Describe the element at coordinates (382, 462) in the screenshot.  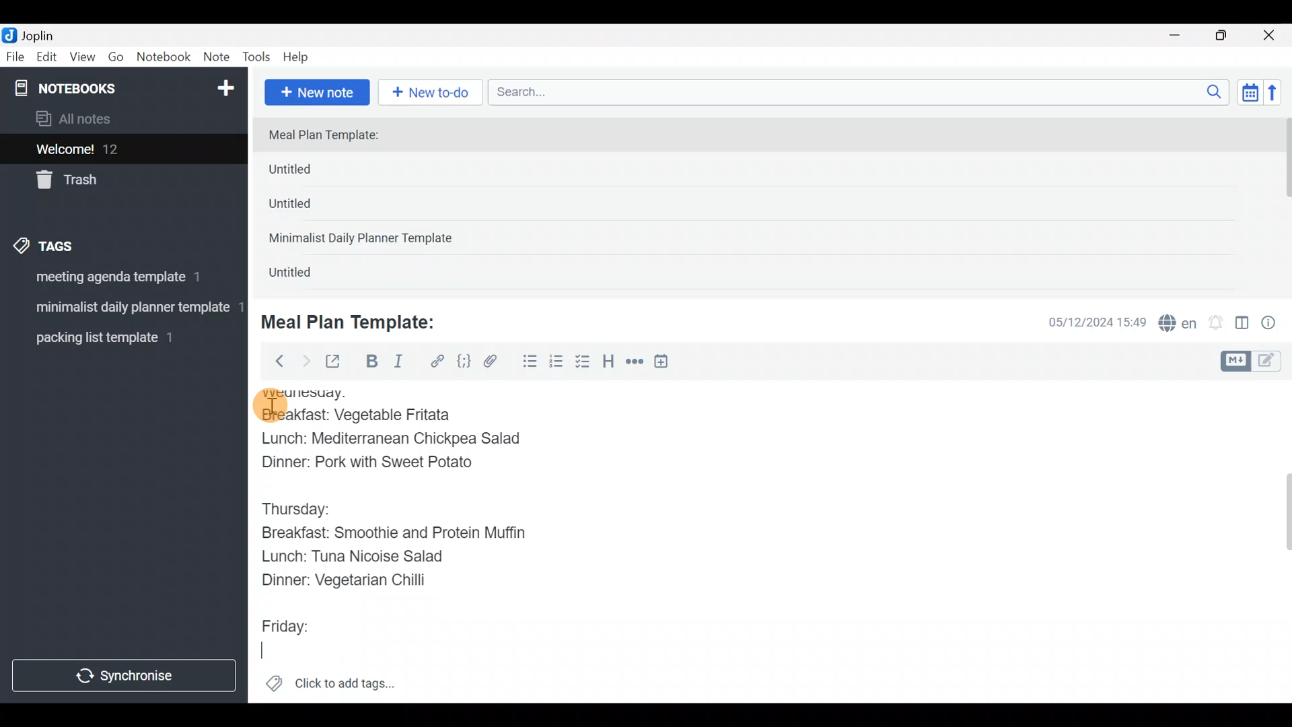
I see `Dinner: Pork with Sweet Potato` at that location.